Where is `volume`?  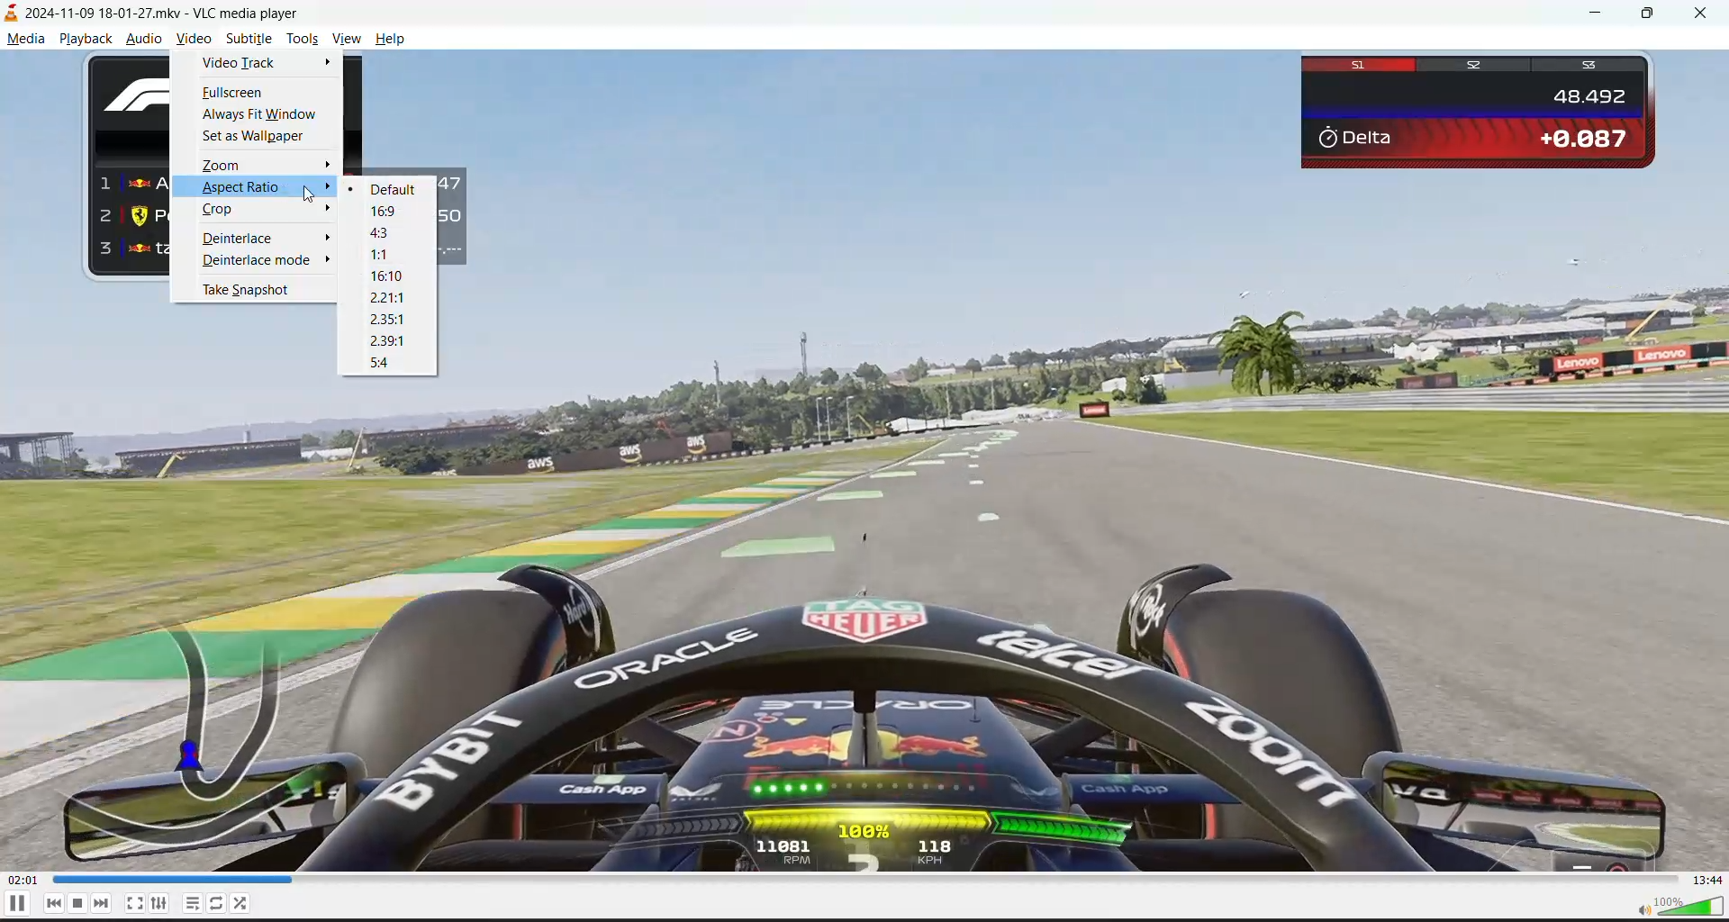 volume is located at coordinates (1677, 905).